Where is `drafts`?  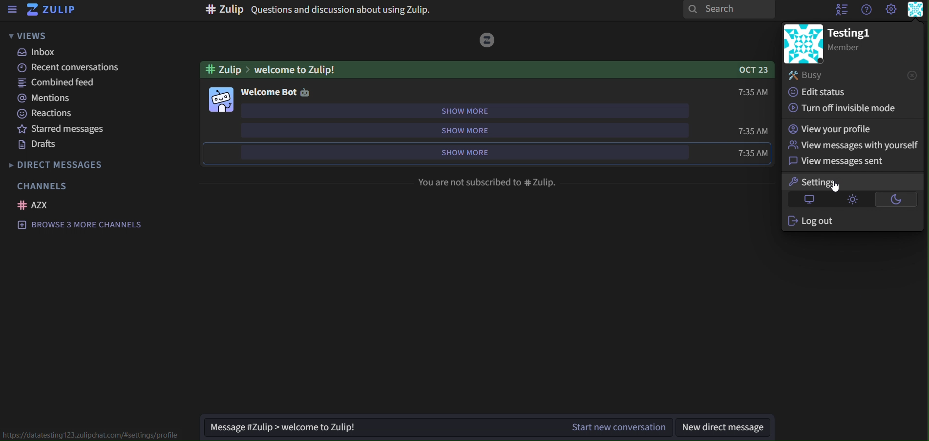
drafts is located at coordinates (36, 144).